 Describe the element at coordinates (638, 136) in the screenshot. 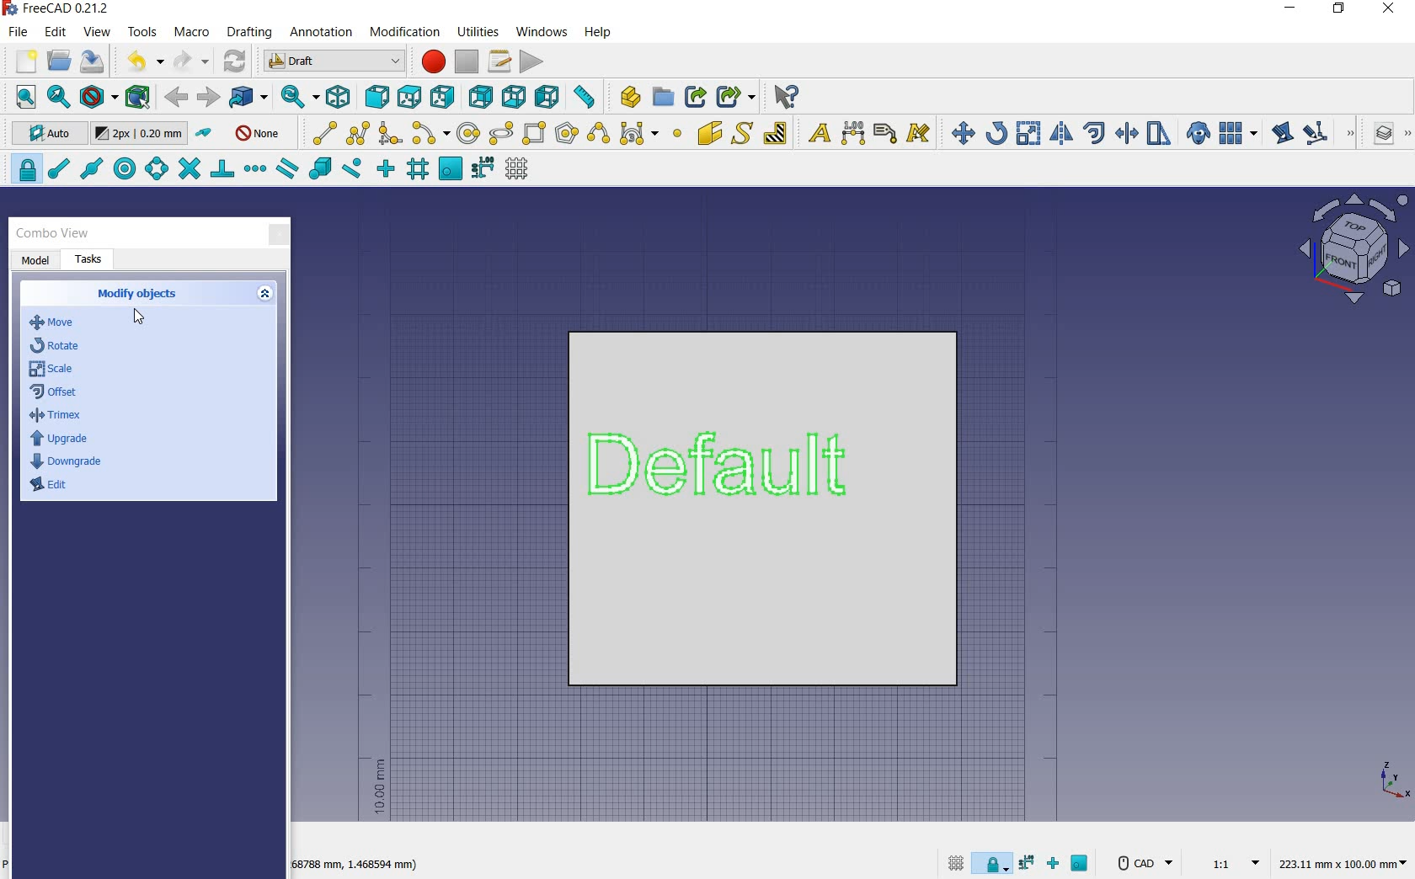

I see `Bezier tool` at that location.